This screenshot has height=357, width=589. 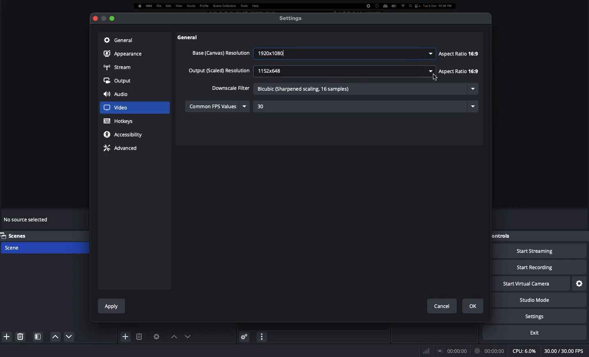 I want to click on Hotkeys, so click(x=119, y=121).